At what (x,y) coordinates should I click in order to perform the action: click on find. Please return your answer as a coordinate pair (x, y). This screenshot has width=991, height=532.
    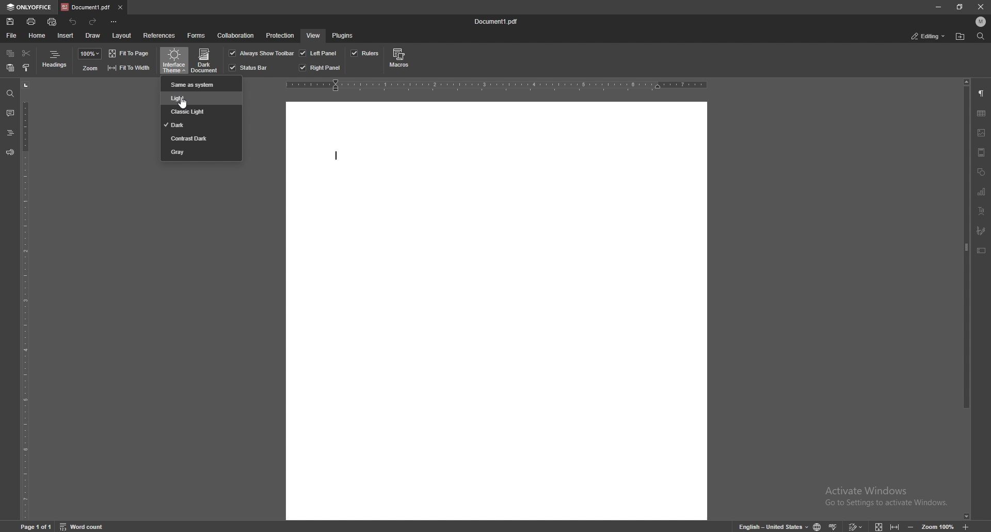
    Looking at the image, I should click on (981, 36).